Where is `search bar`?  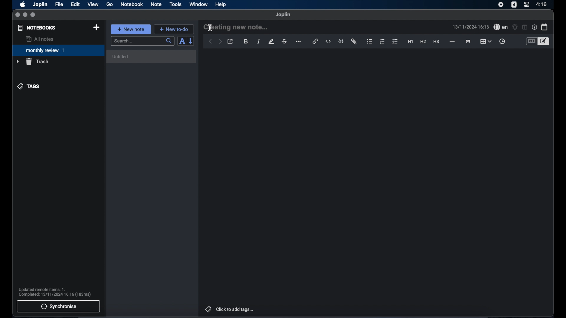 search bar is located at coordinates (142, 42).